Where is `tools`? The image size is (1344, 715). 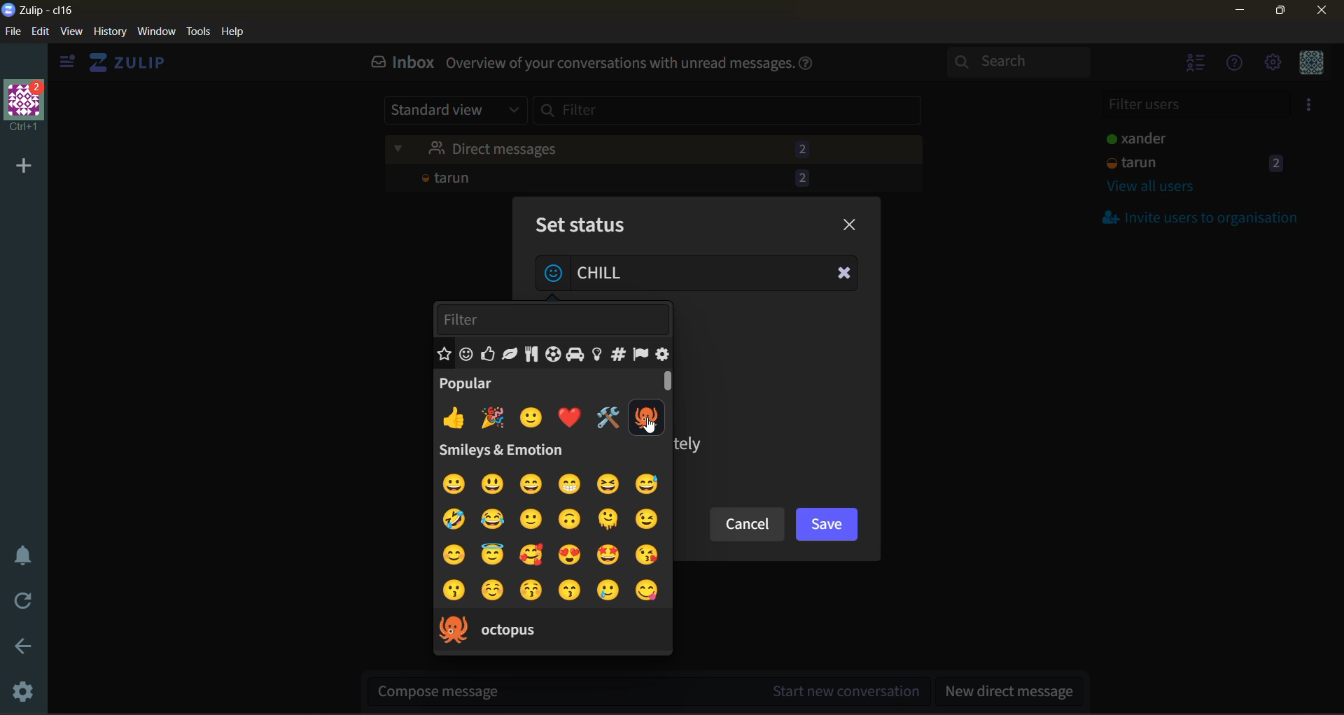
tools is located at coordinates (200, 31).